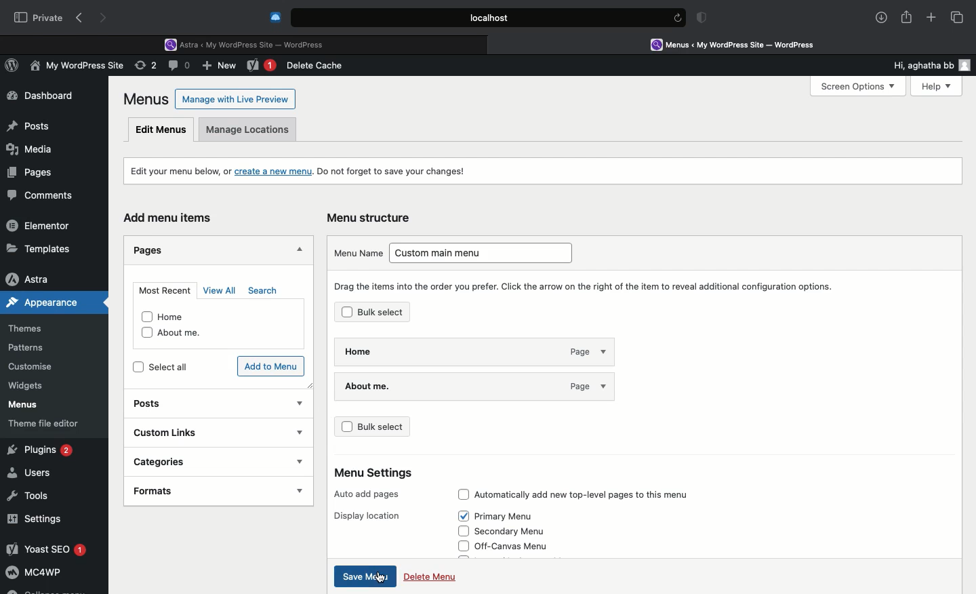 The image size is (976, 594). I want to click on Tools, so click(29, 494).